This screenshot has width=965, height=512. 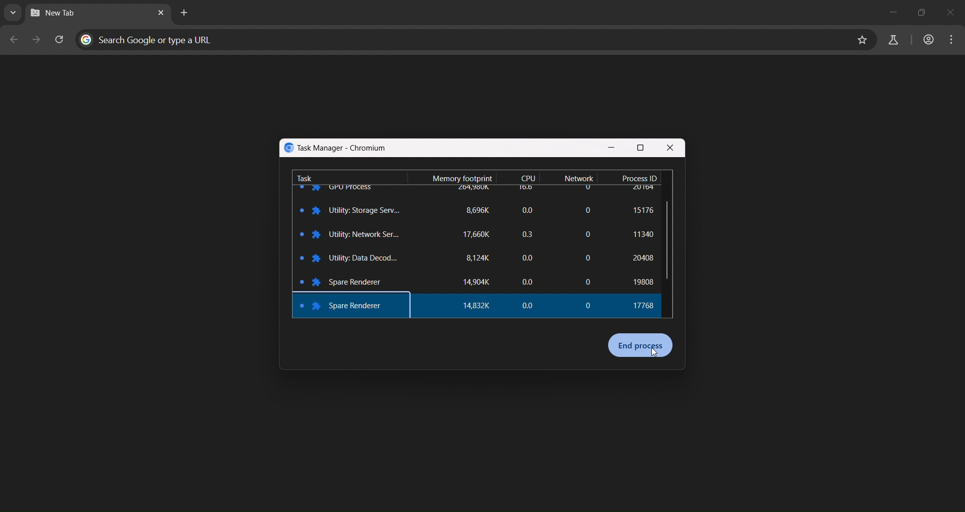 What do you see at coordinates (532, 308) in the screenshot?
I see `00` at bounding box center [532, 308].